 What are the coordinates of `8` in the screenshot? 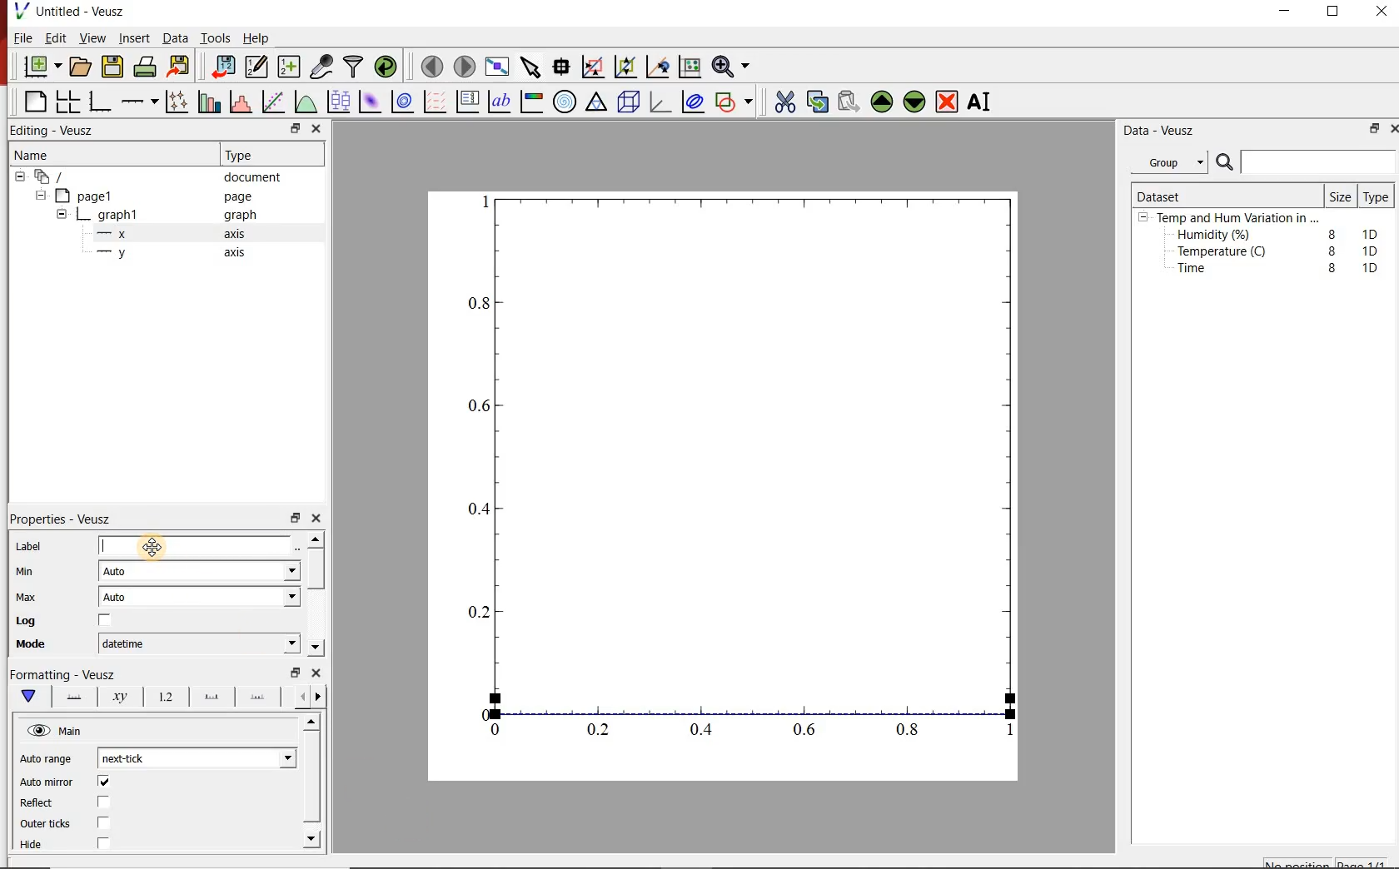 It's located at (1332, 268).